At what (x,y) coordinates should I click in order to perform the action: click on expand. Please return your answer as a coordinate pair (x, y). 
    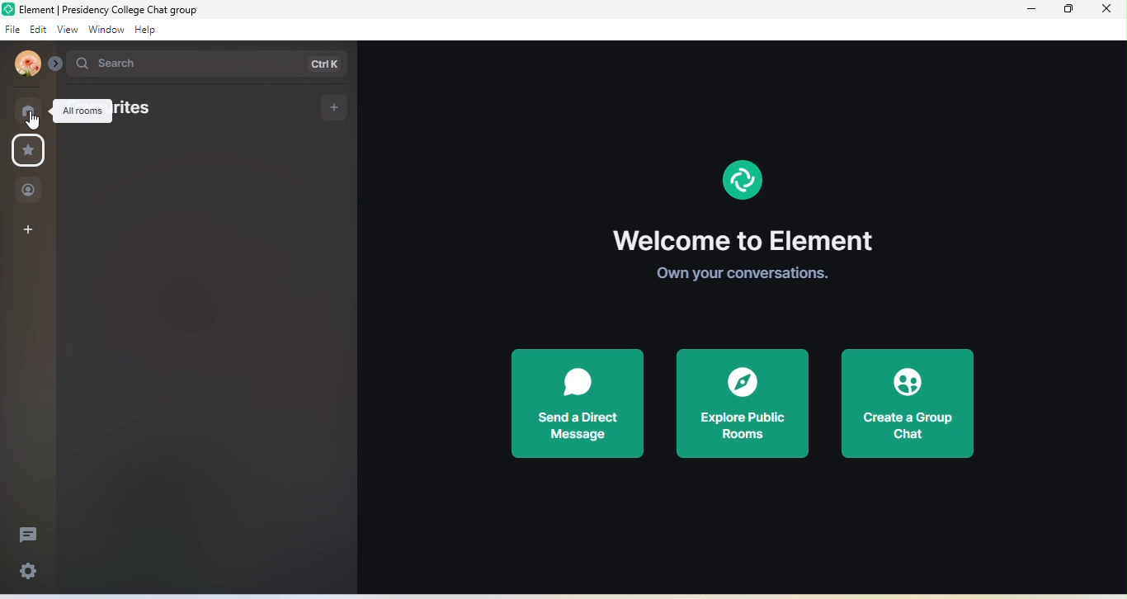
    Looking at the image, I should click on (56, 64).